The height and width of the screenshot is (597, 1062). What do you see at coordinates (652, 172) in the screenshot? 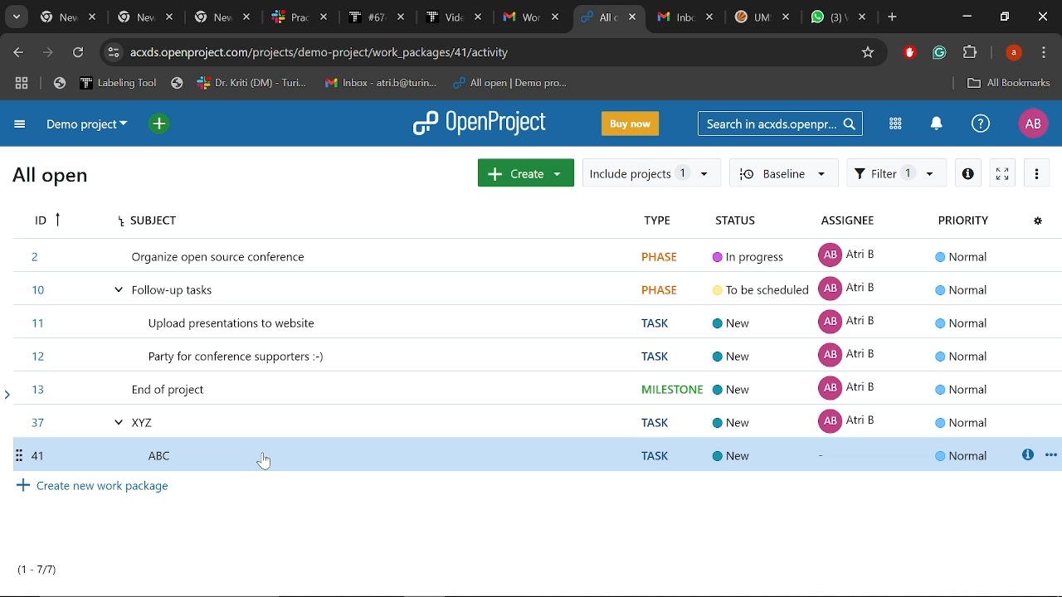
I see `Include projrcts` at bounding box center [652, 172].